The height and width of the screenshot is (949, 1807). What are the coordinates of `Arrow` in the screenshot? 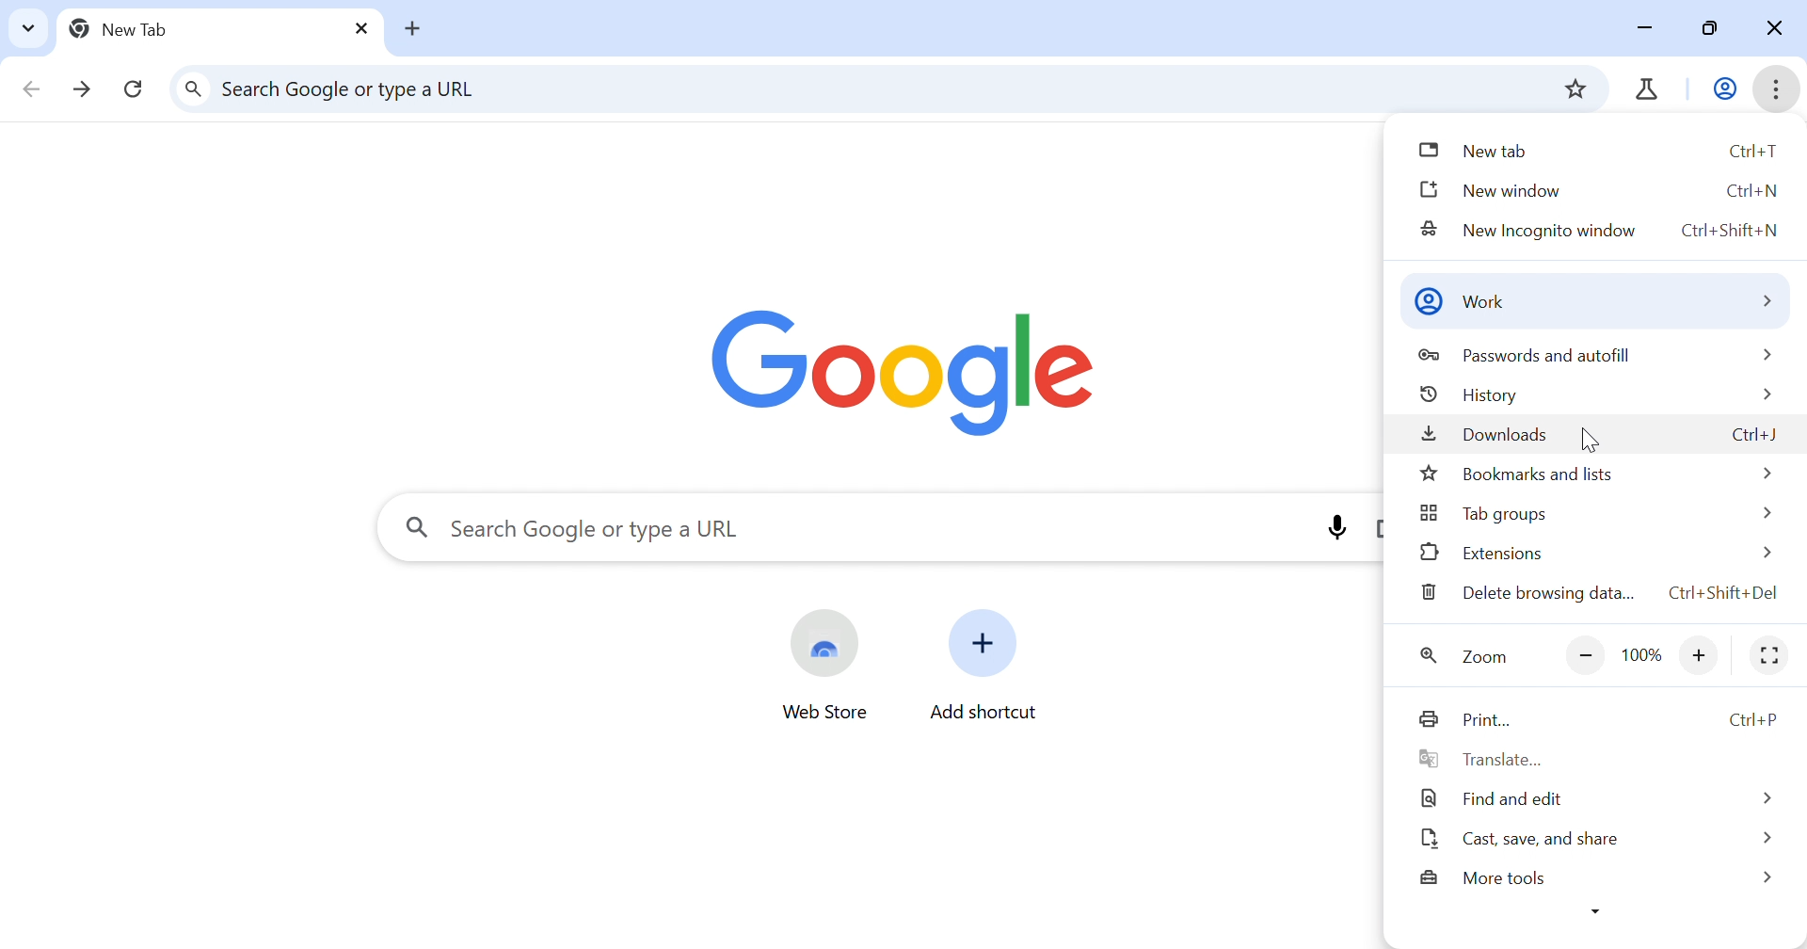 It's located at (1767, 837).